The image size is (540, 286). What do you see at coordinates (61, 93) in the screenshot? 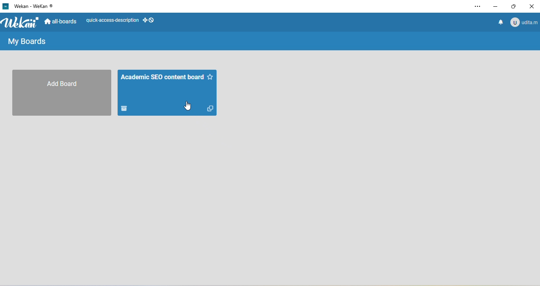
I see `add board` at bounding box center [61, 93].